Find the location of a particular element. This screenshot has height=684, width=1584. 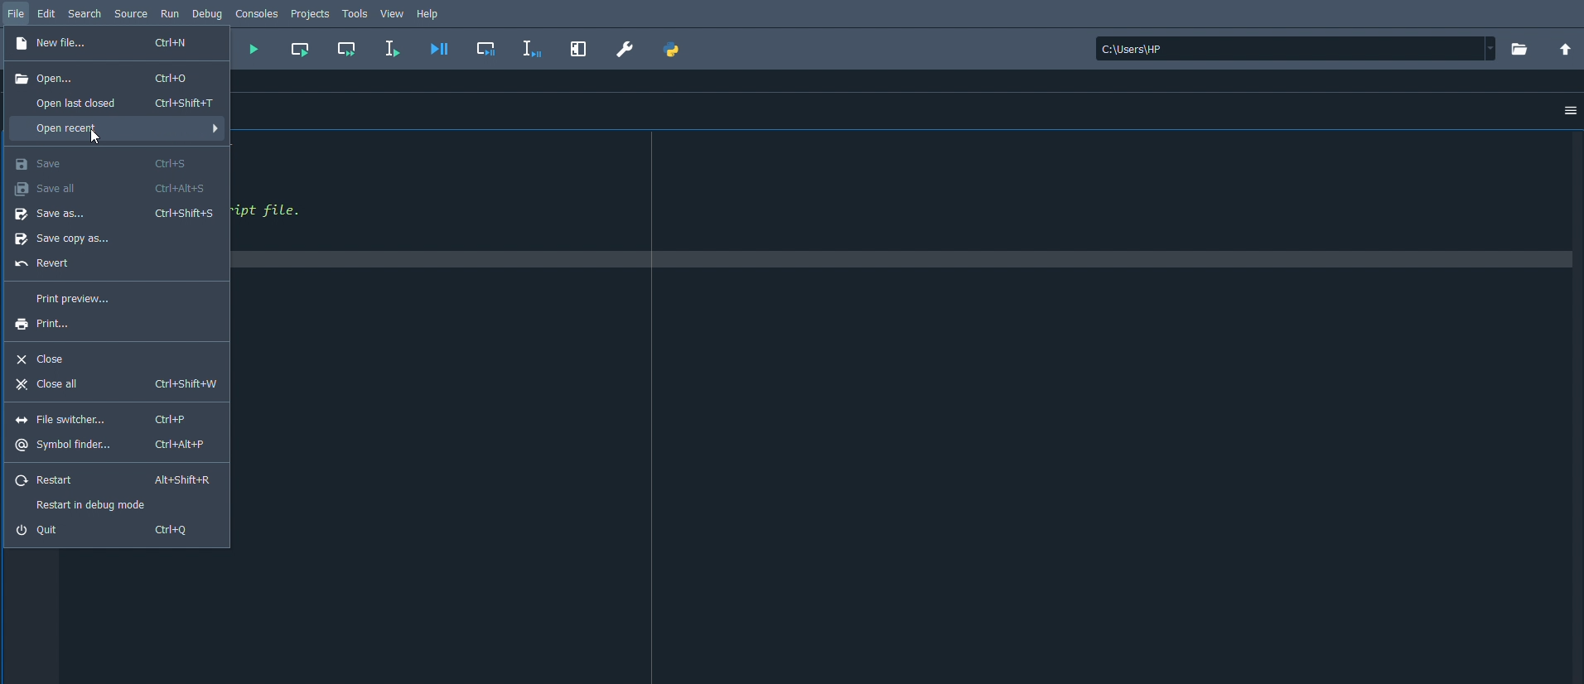

View is located at coordinates (393, 12).